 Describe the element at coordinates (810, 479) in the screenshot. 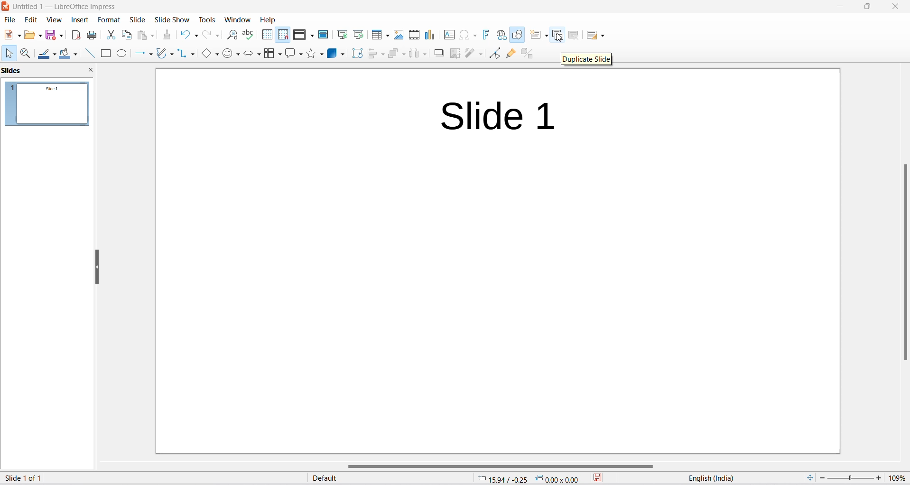

I see `fit slide to current window` at that location.